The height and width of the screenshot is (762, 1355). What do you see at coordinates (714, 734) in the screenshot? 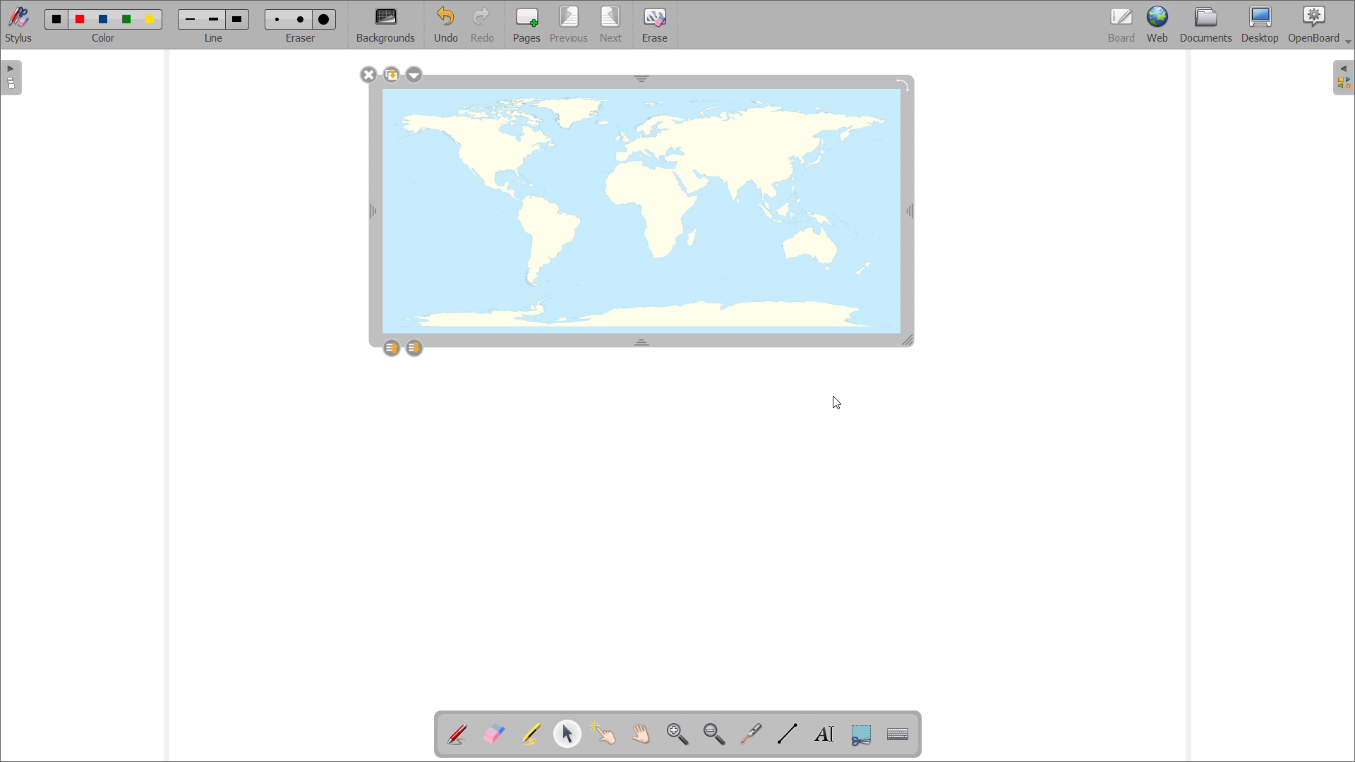
I see `zoom out` at bounding box center [714, 734].